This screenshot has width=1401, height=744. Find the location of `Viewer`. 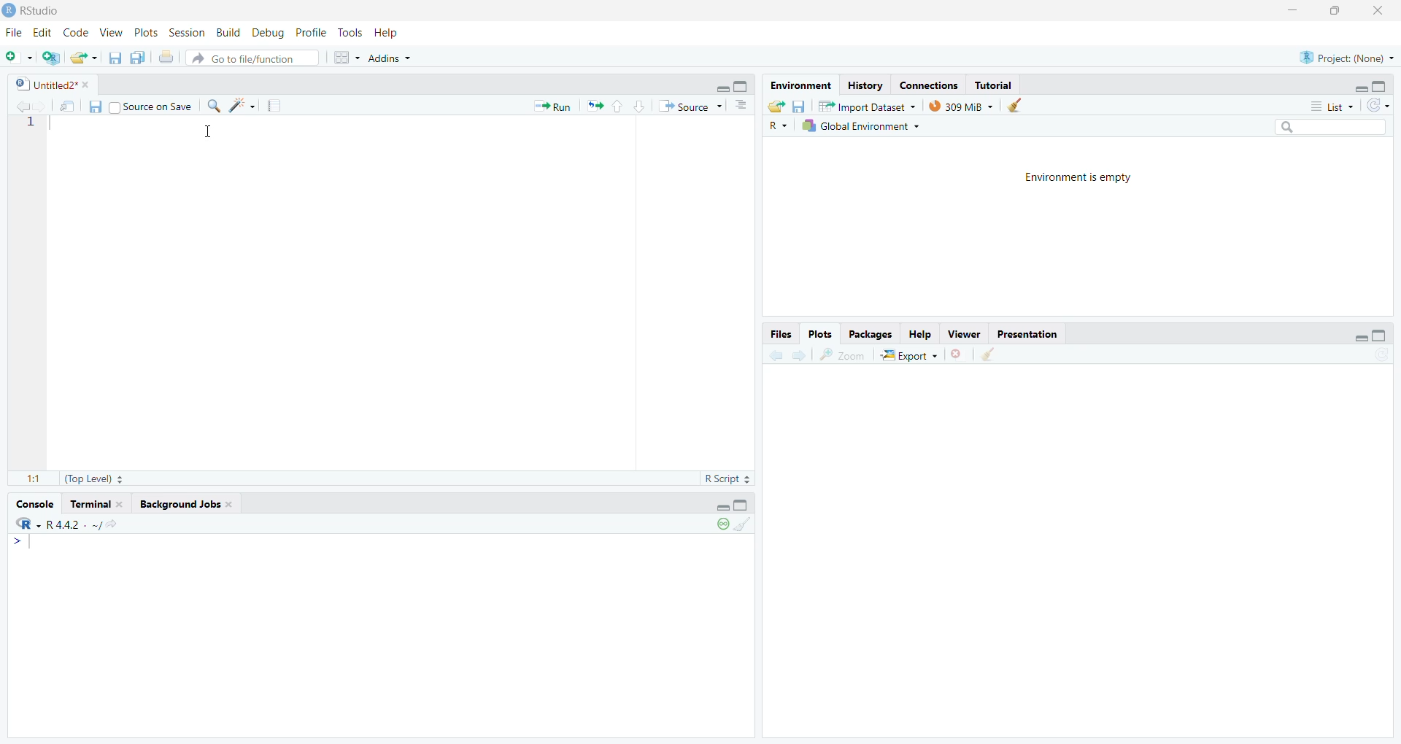

Viewer is located at coordinates (965, 334).